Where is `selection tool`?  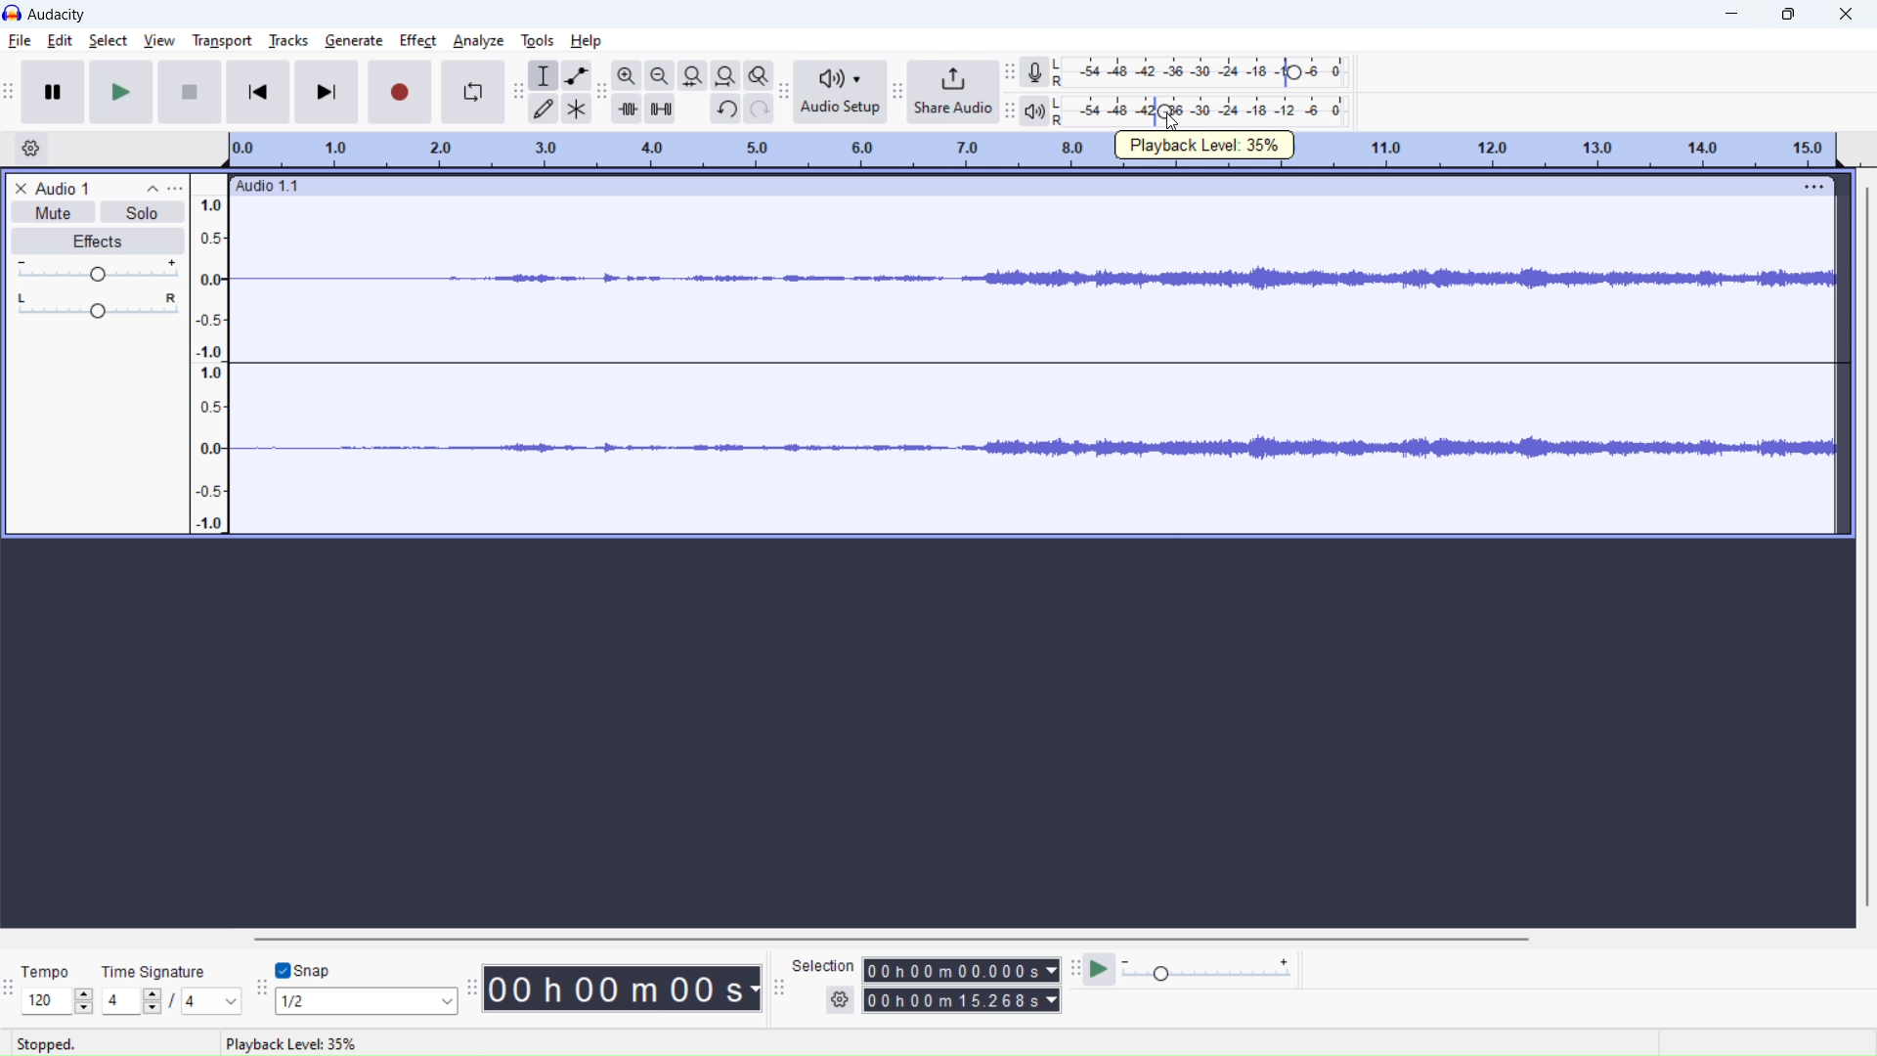
selection tool is located at coordinates (545, 74).